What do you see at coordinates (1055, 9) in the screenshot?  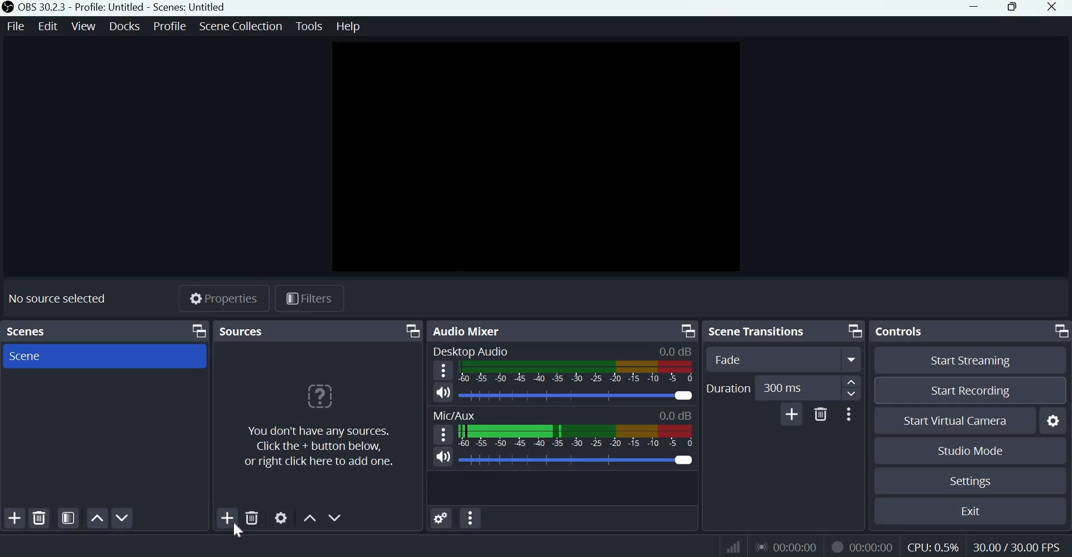 I see `close` at bounding box center [1055, 9].